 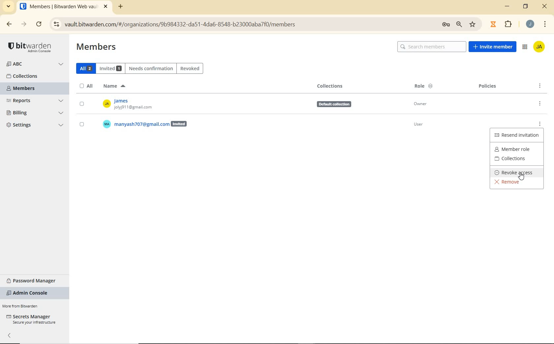 What do you see at coordinates (516, 172) in the screenshot?
I see `REVOKE ACCESS` at bounding box center [516, 172].